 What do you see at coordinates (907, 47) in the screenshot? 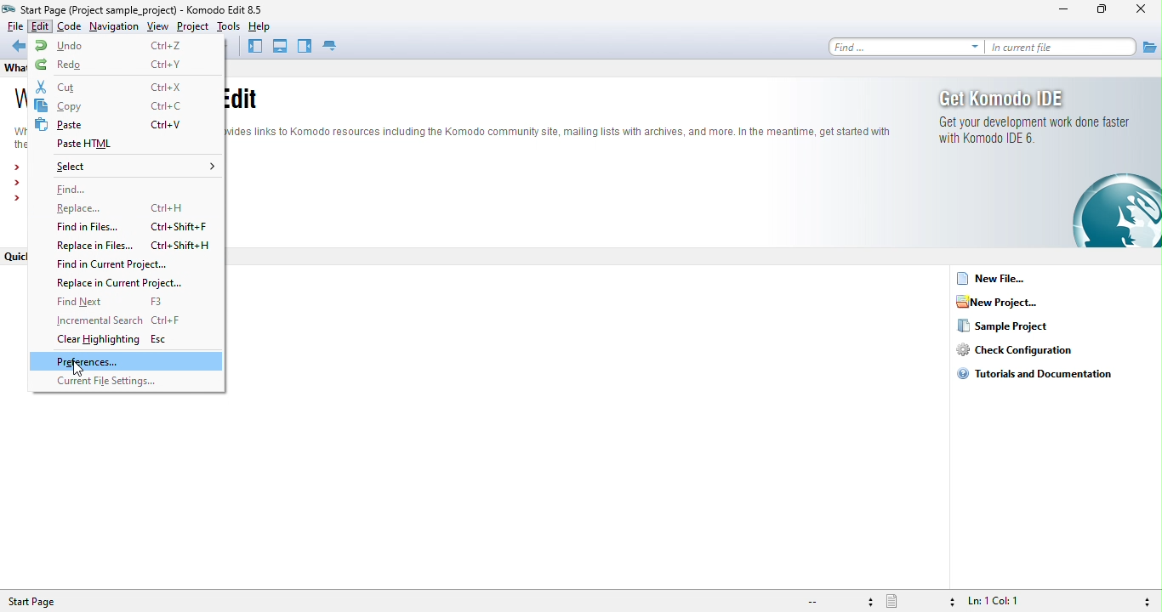
I see `find` at bounding box center [907, 47].